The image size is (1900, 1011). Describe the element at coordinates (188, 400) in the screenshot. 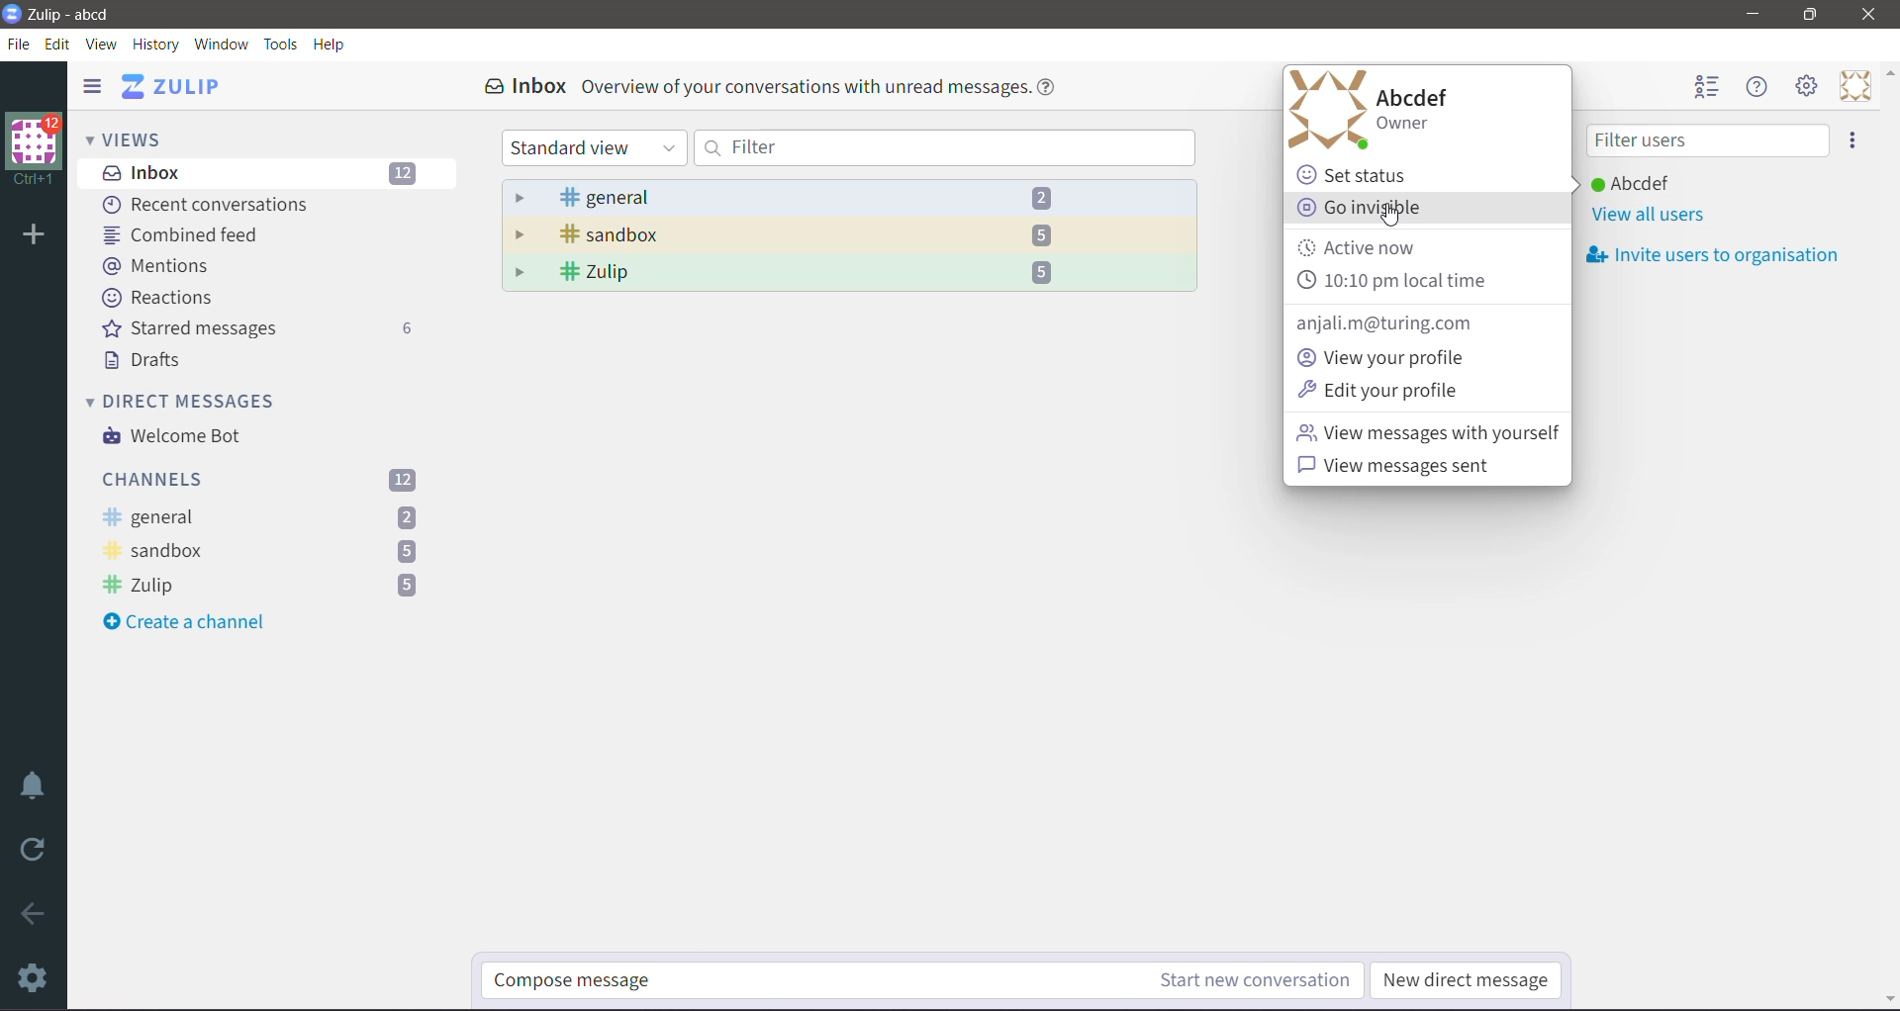

I see `Direct Messages` at that location.